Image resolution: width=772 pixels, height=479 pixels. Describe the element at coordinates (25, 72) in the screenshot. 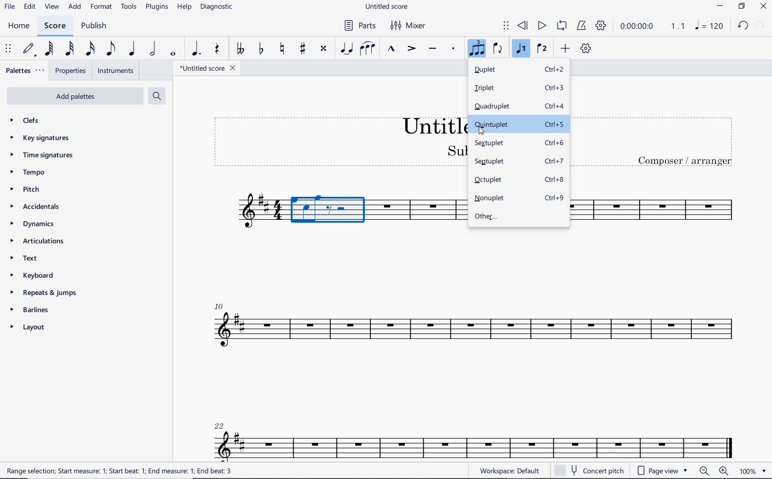

I see `PALETTES` at that location.